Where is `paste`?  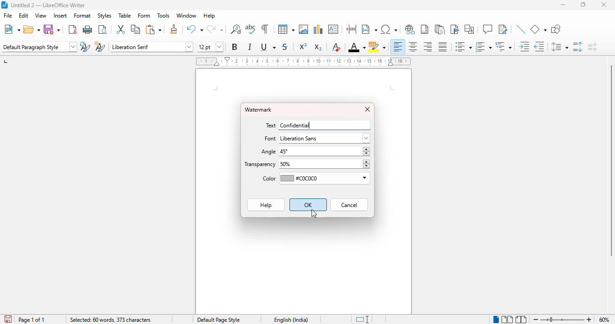 paste is located at coordinates (154, 29).